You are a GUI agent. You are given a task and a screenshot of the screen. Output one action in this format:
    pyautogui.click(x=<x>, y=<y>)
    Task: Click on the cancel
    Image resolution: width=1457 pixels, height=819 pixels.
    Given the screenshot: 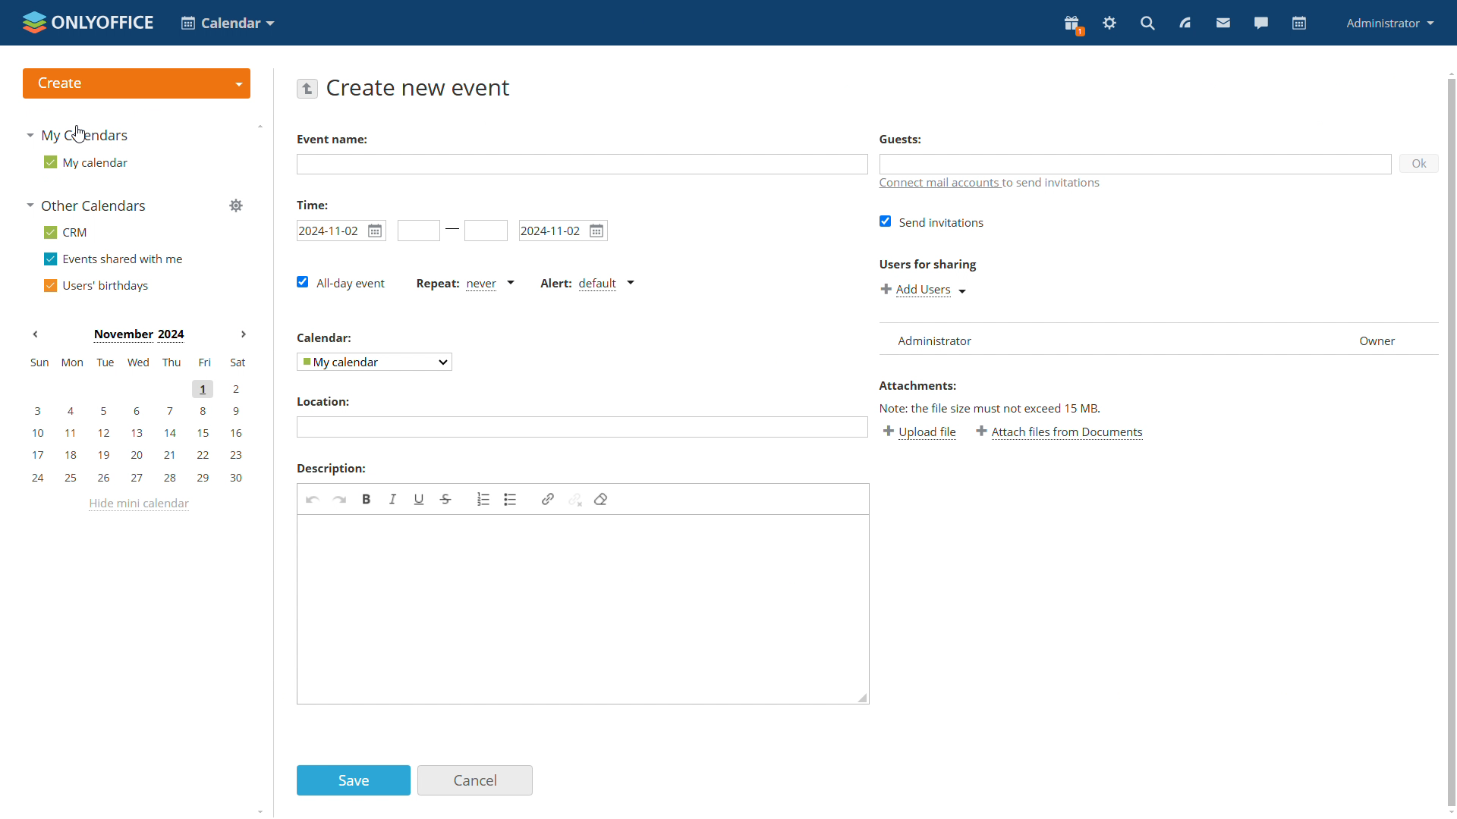 What is the action you would take?
    pyautogui.click(x=477, y=780)
    